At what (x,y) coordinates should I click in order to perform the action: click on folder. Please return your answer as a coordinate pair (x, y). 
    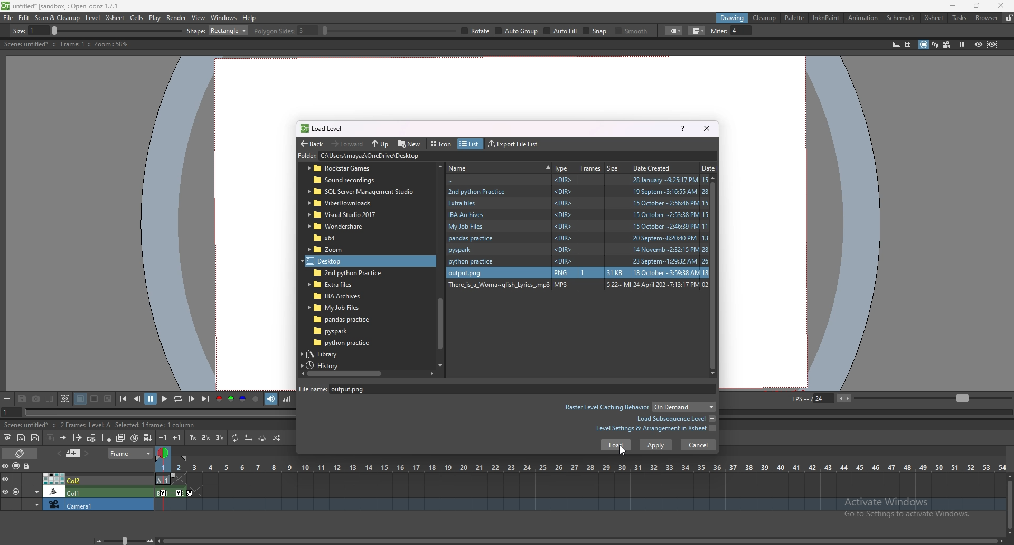
    Looking at the image, I should click on (348, 203).